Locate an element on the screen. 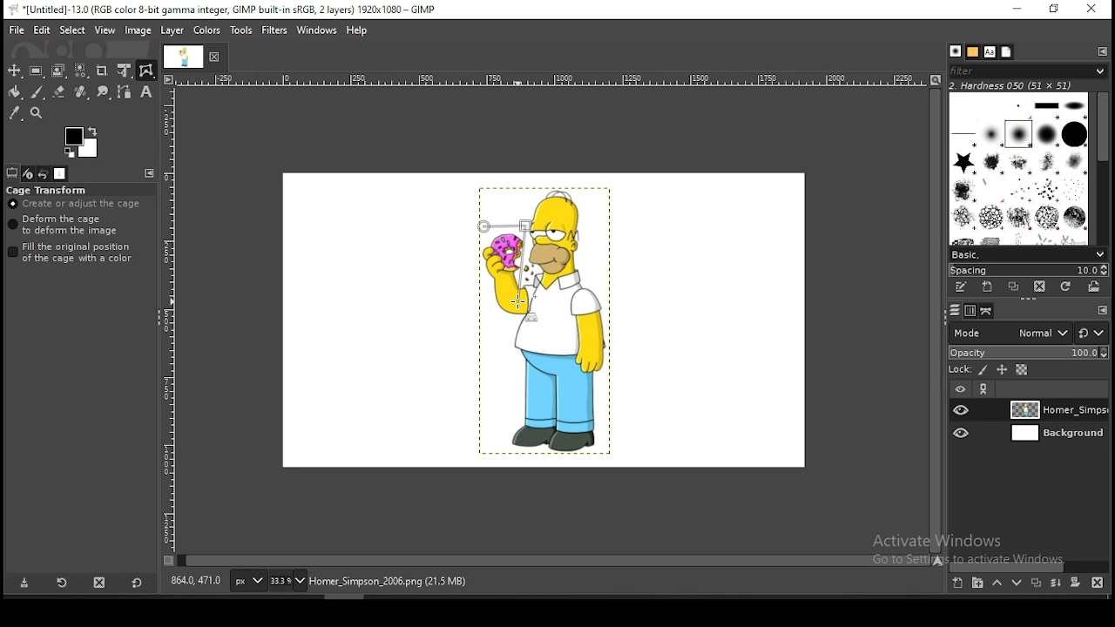 This screenshot has height=627, width=1115. 735.0, 195.0 is located at coordinates (196, 579).